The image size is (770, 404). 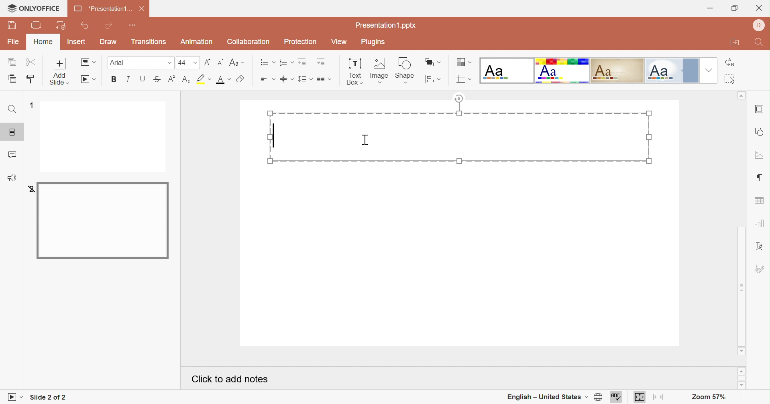 I want to click on Redo, so click(x=110, y=25).